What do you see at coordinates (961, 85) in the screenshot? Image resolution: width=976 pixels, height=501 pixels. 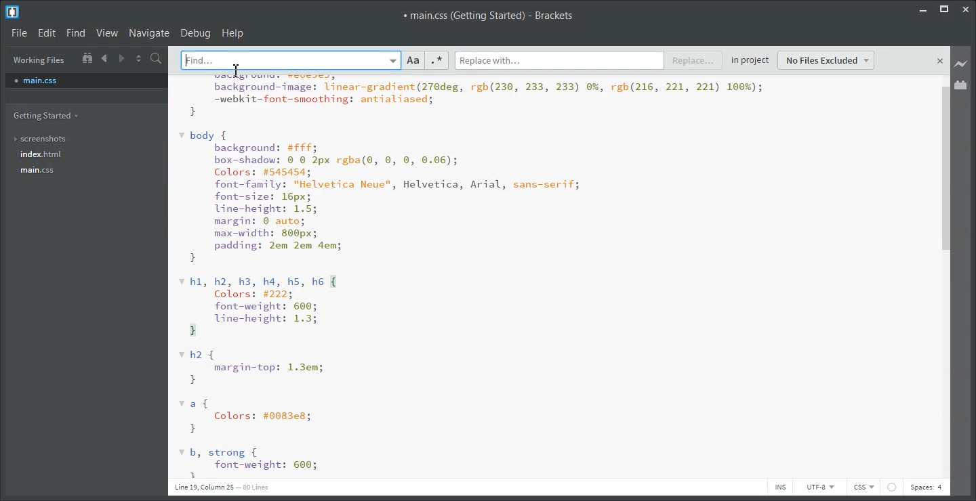 I see `Extension Manager` at bounding box center [961, 85].